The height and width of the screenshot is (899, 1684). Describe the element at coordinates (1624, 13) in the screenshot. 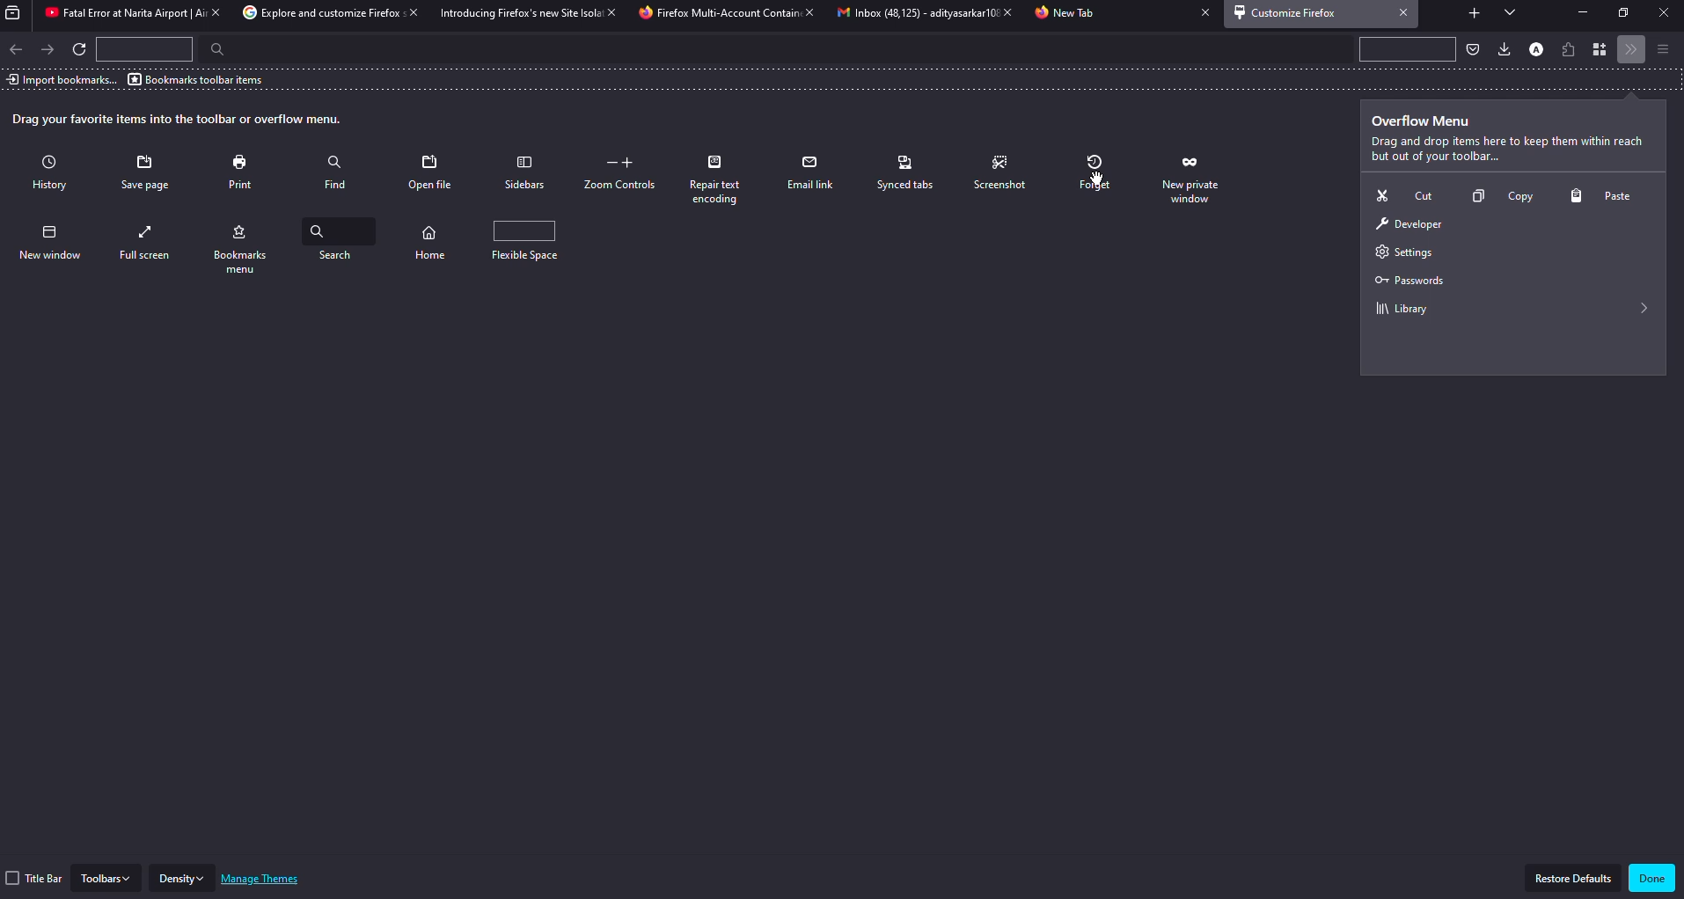

I see `maximize` at that location.